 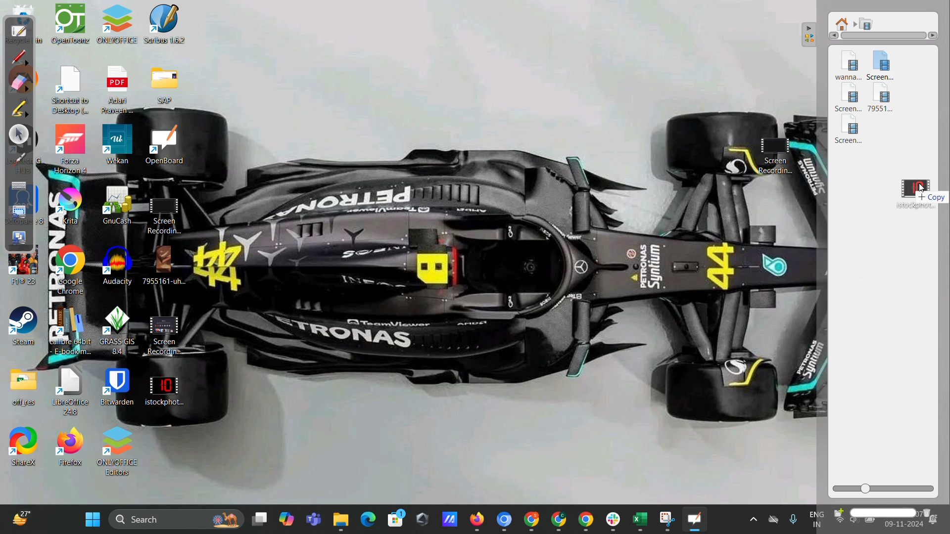 What do you see at coordinates (167, 85) in the screenshot?
I see `SAP` at bounding box center [167, 85].